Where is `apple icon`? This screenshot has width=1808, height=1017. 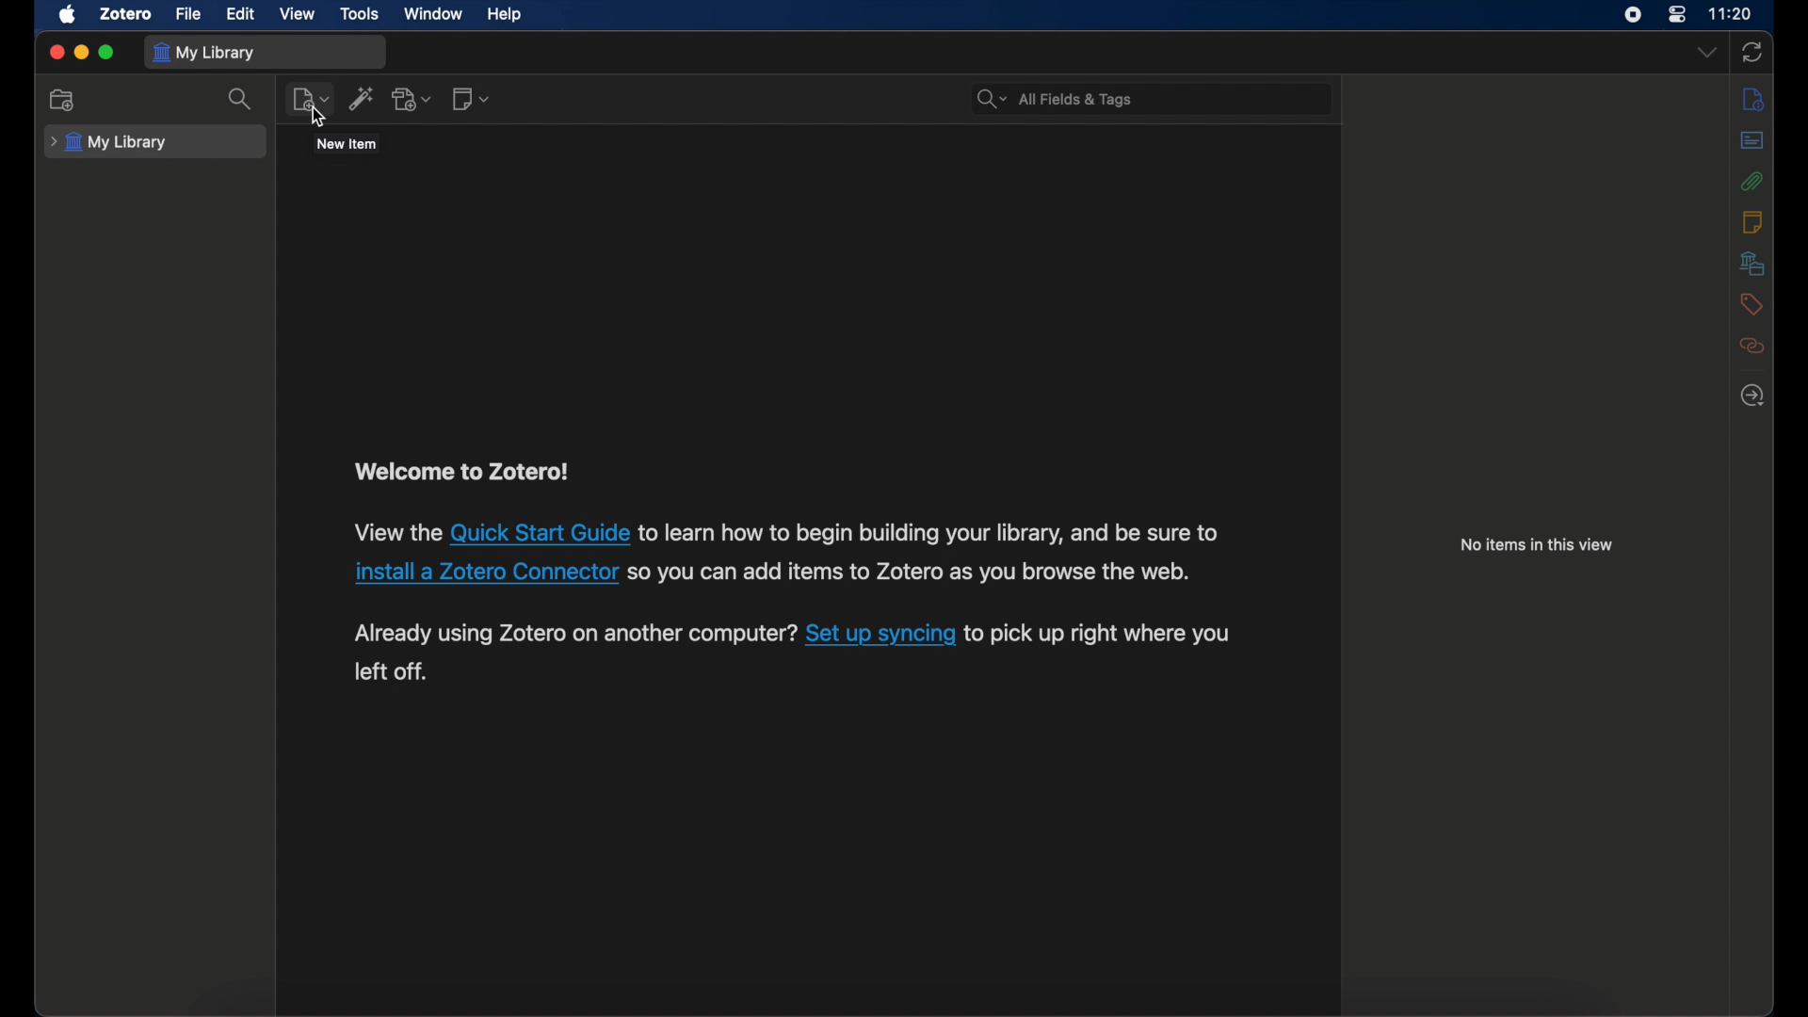 apple icon is located at coordinates (68, 15).